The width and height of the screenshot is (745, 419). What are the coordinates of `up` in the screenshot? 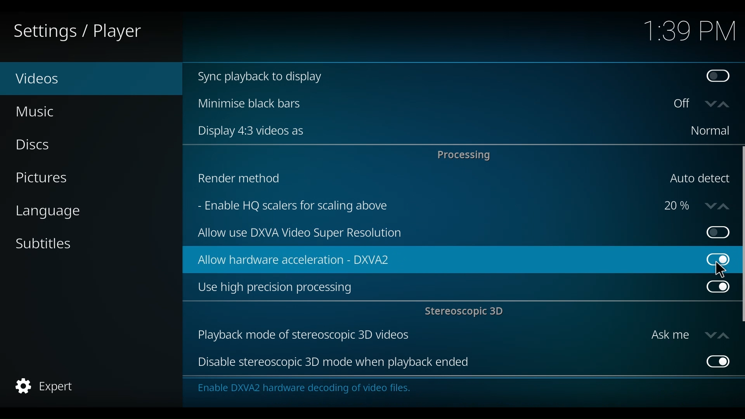 It's located at (725, 205).